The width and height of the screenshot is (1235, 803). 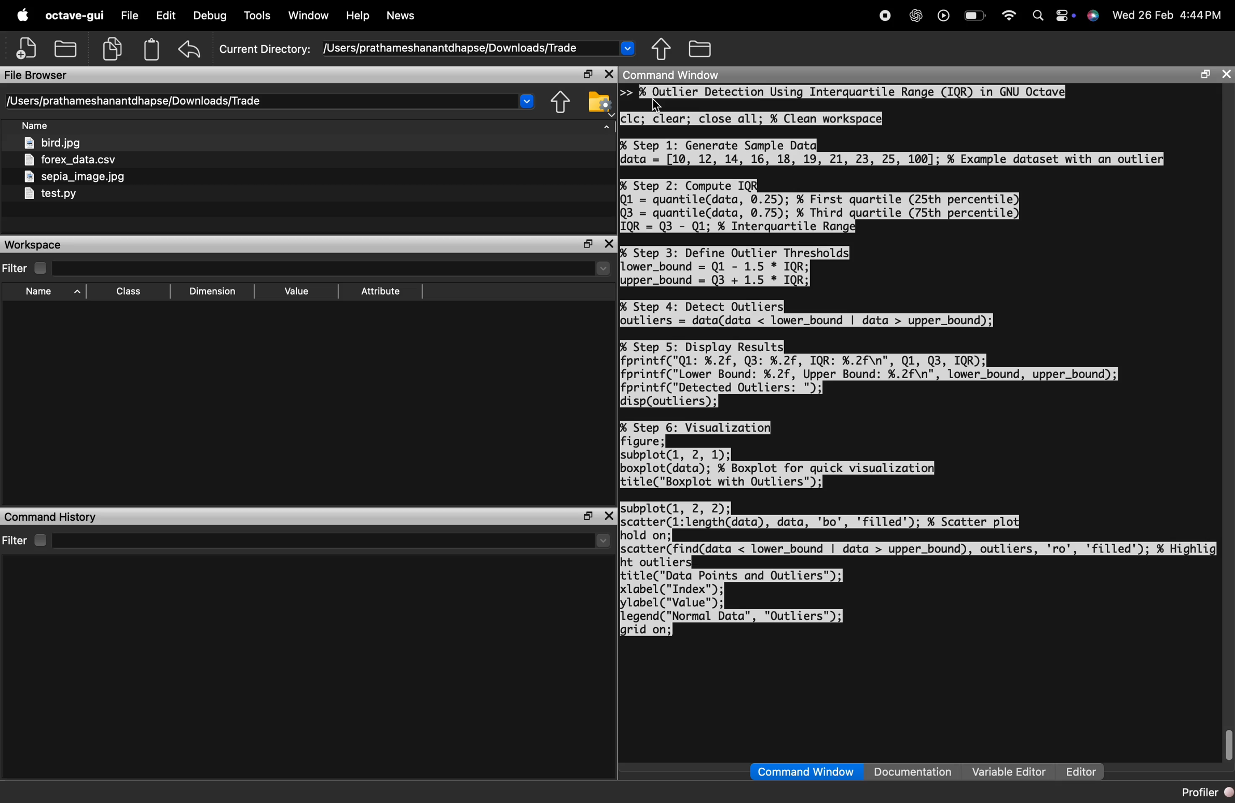 I want to click on bs Qutlier Detection Using Interquartile Range (IQR) in GNU Octave, so click(x=852, y=91).